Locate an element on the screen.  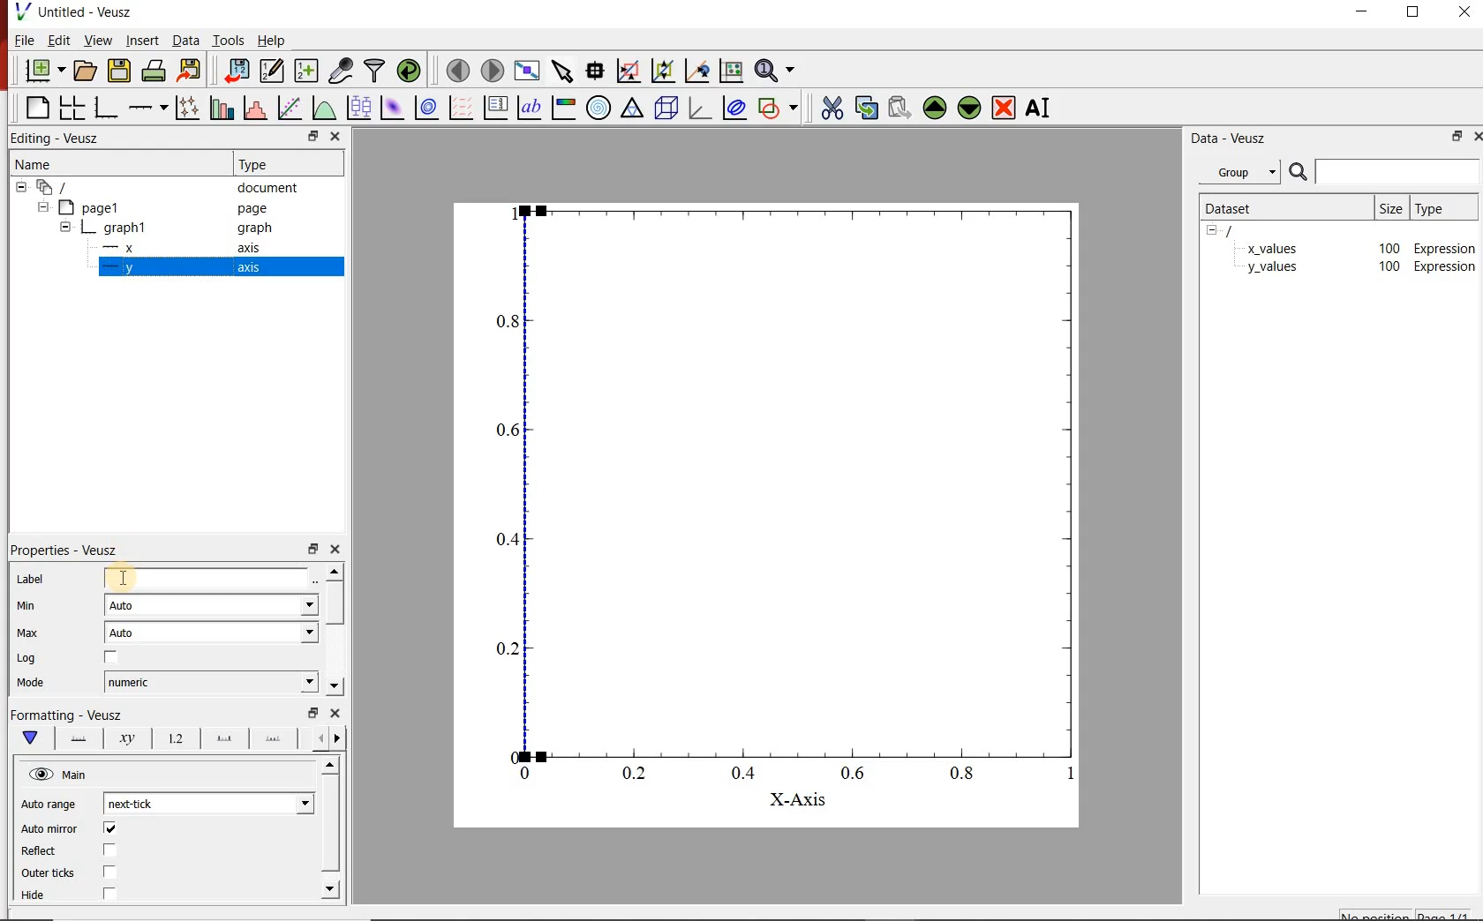
capture remote data is located at coordinates (341, 70).